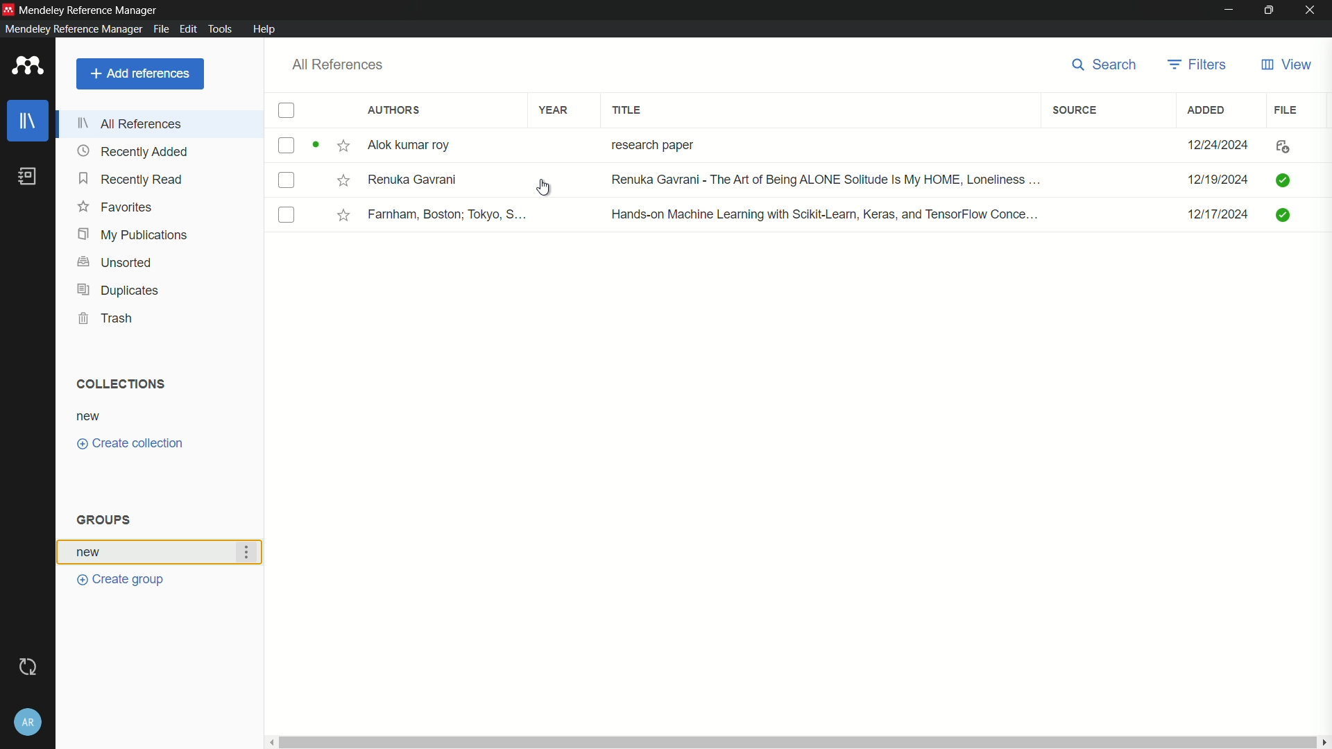 The width and height of the screenshot is (1332, 749). What do you see at coordinates (649, 142) in the screenshot?
I see `reserach paper` at bounding box center [649, 142].